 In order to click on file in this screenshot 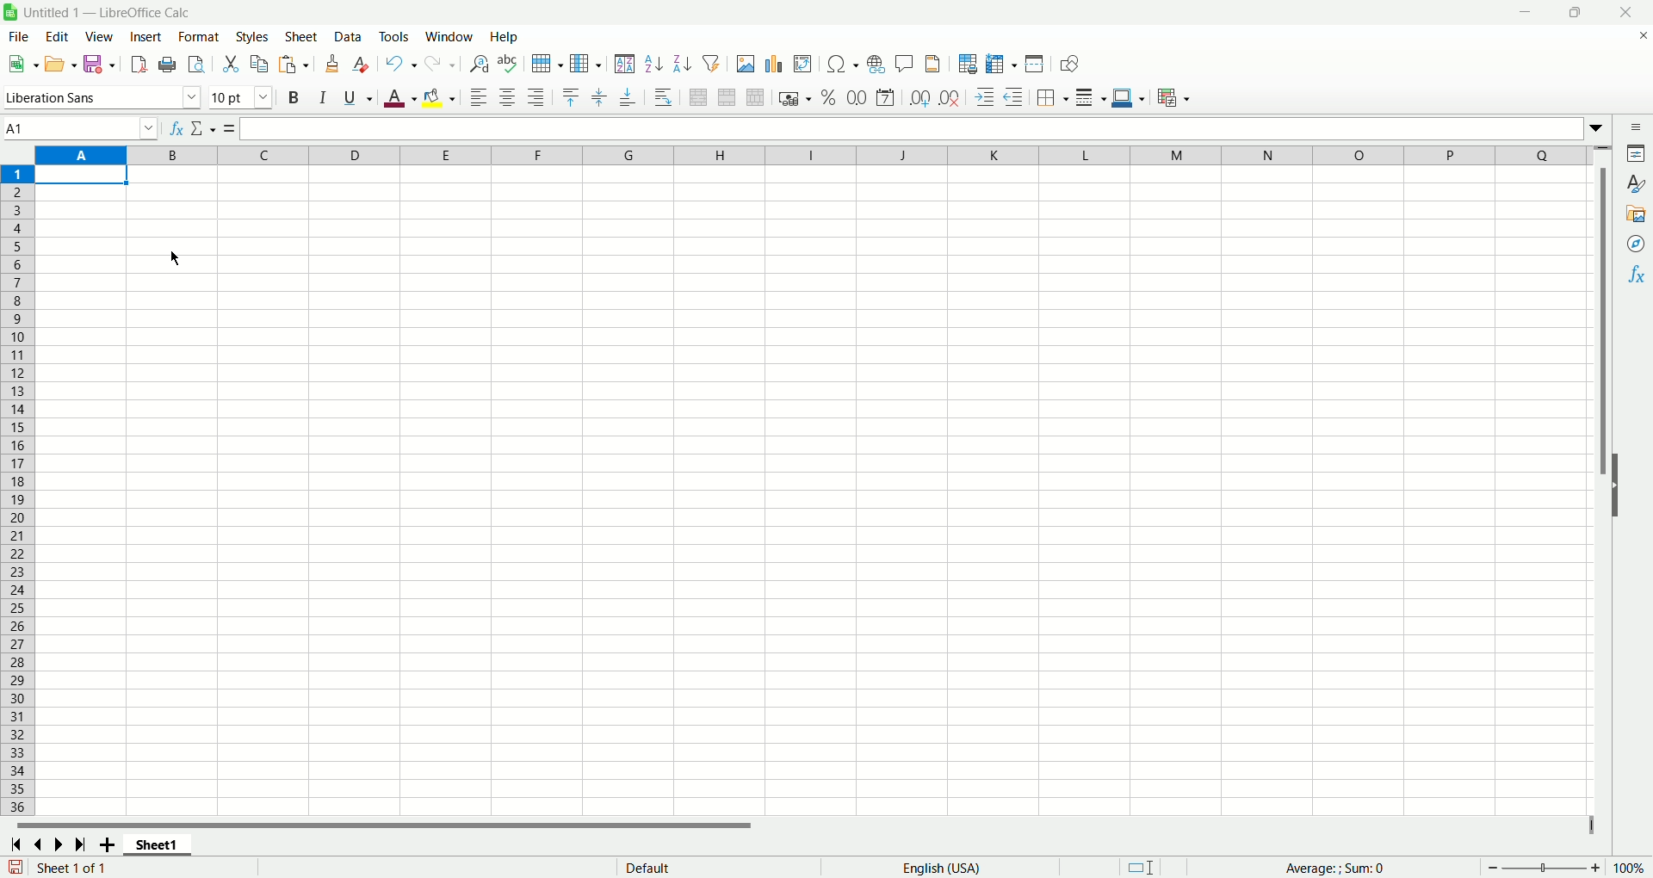, I will do `click(20, 36)`.